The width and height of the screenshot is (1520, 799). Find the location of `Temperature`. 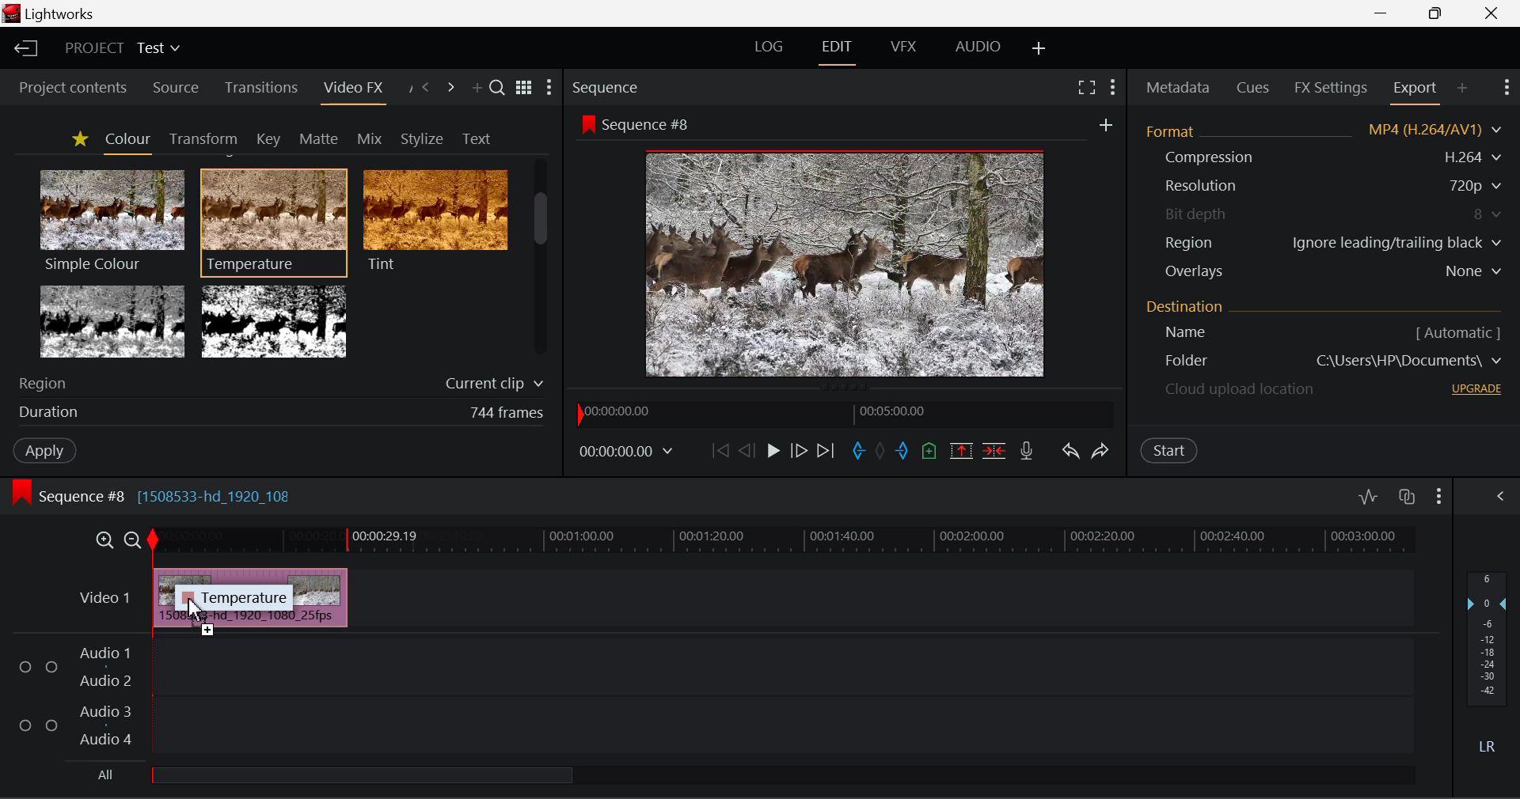

Temperature is located at coordinates (275, 220).